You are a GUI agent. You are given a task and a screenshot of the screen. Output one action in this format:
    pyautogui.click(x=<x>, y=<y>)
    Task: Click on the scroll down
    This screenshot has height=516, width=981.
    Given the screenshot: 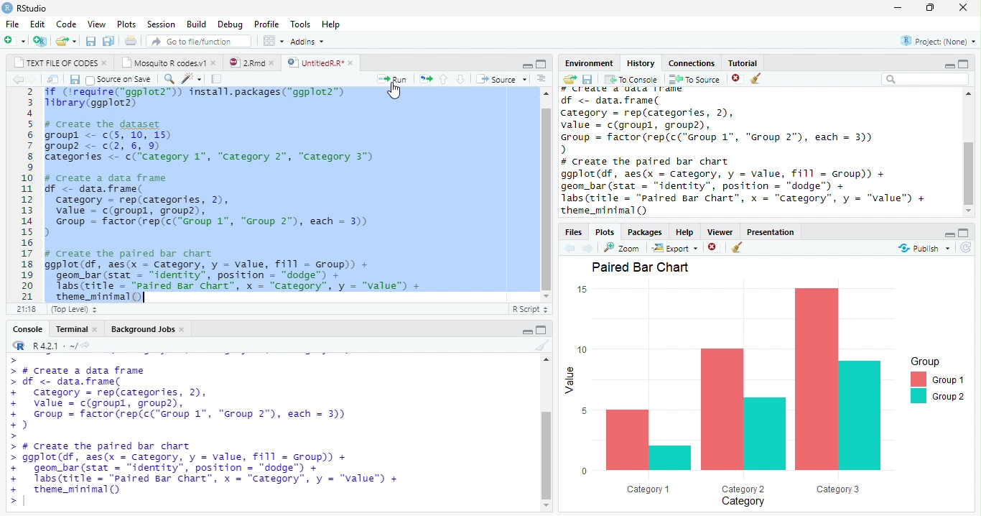 What is the action you would take?
    pyautogui.click(x=547, y=506)
    